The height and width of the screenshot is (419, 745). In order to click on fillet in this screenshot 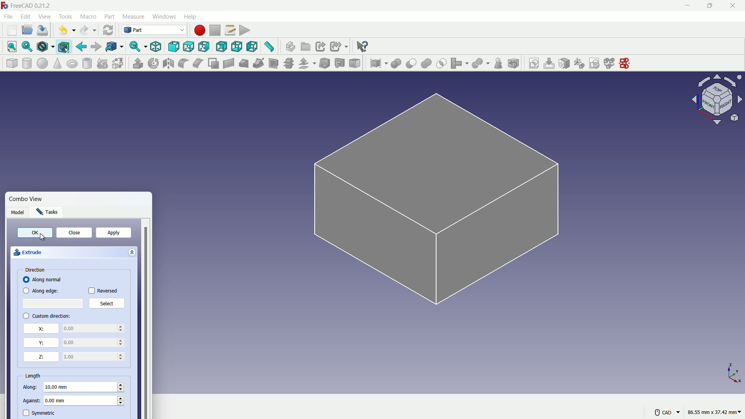, I will do `click(182, 63)`.